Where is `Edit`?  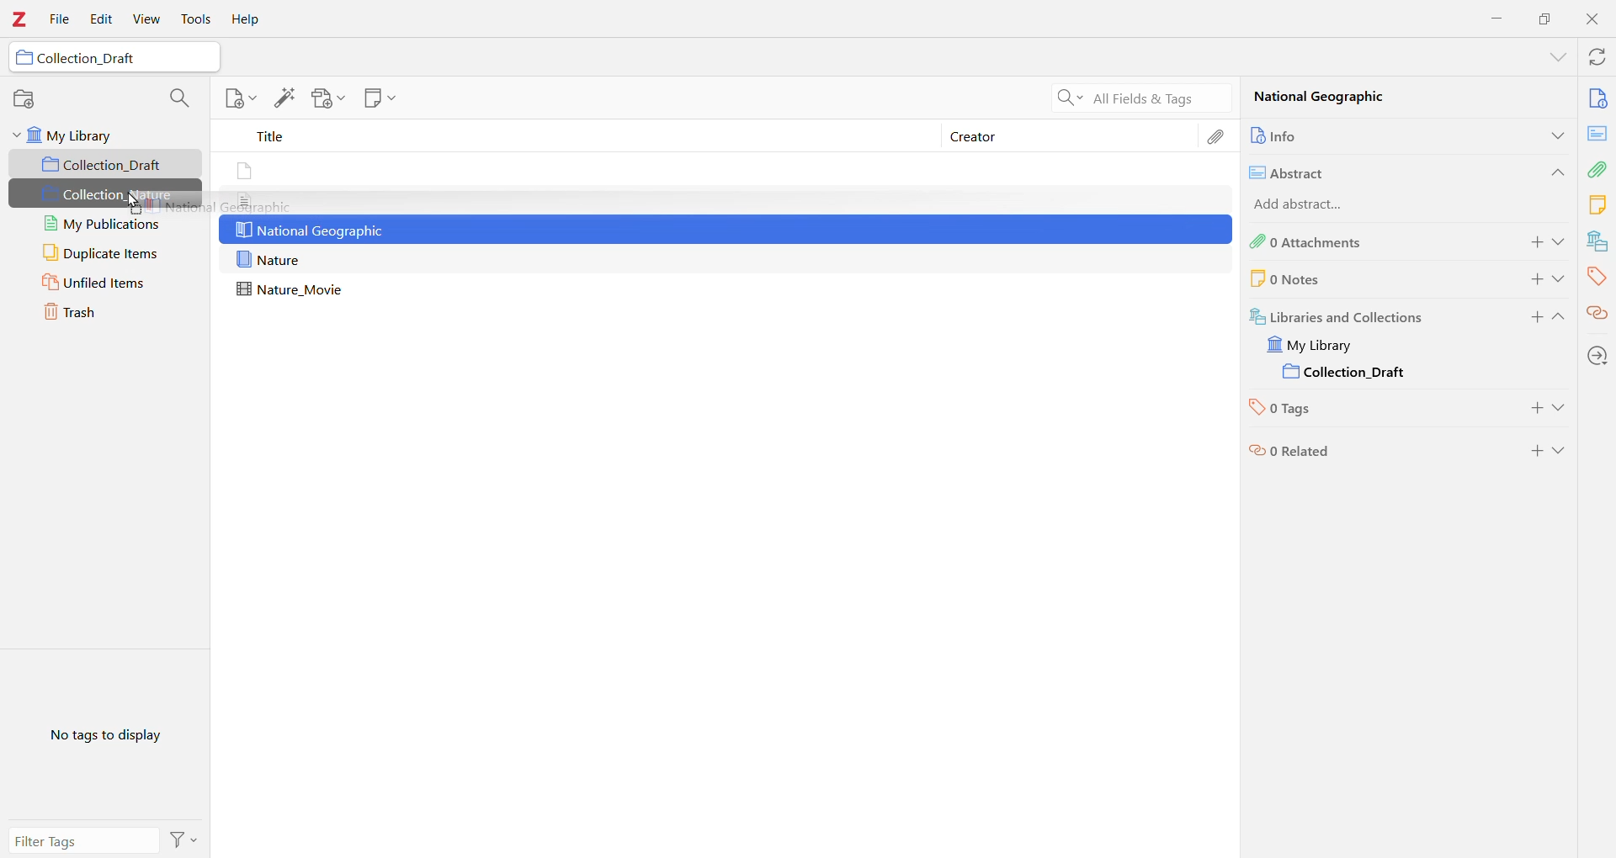
Edit is located at coordinates (100, 19).